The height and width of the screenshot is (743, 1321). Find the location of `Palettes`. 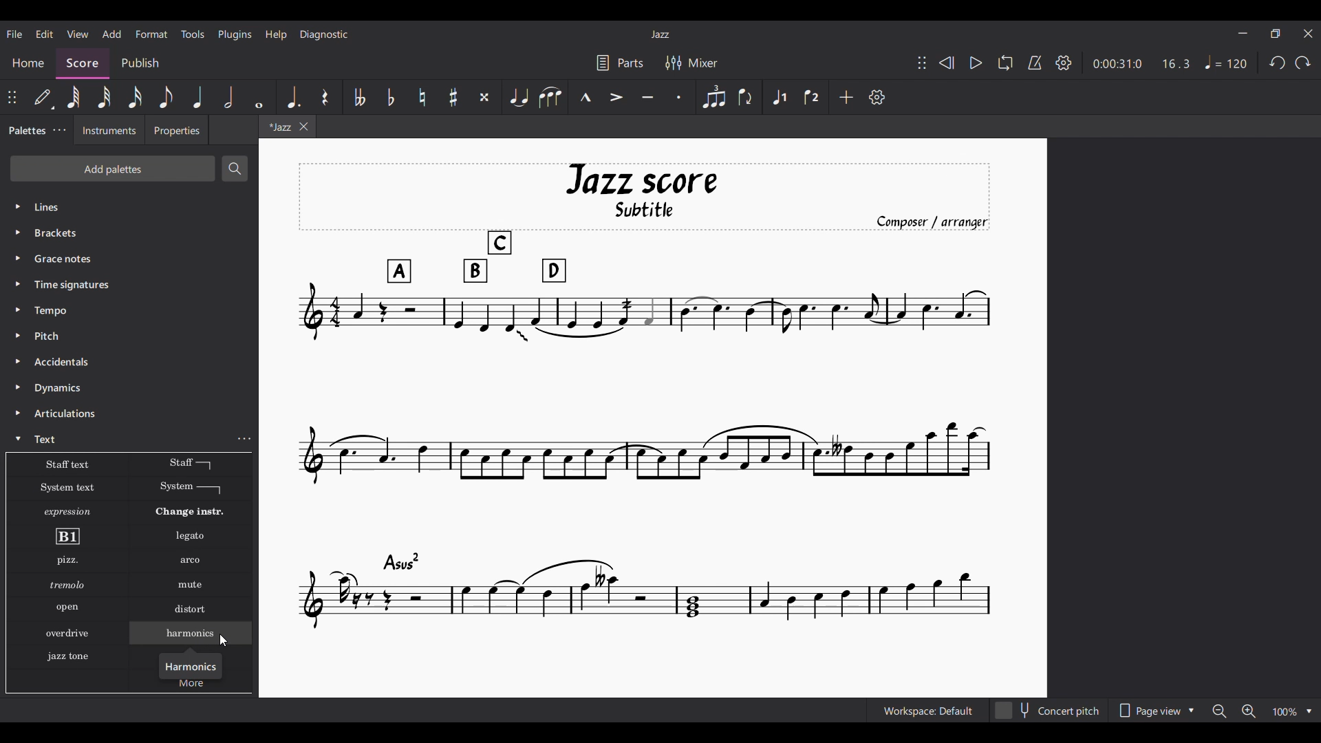

Palettes is located at coordinates (25, 132).